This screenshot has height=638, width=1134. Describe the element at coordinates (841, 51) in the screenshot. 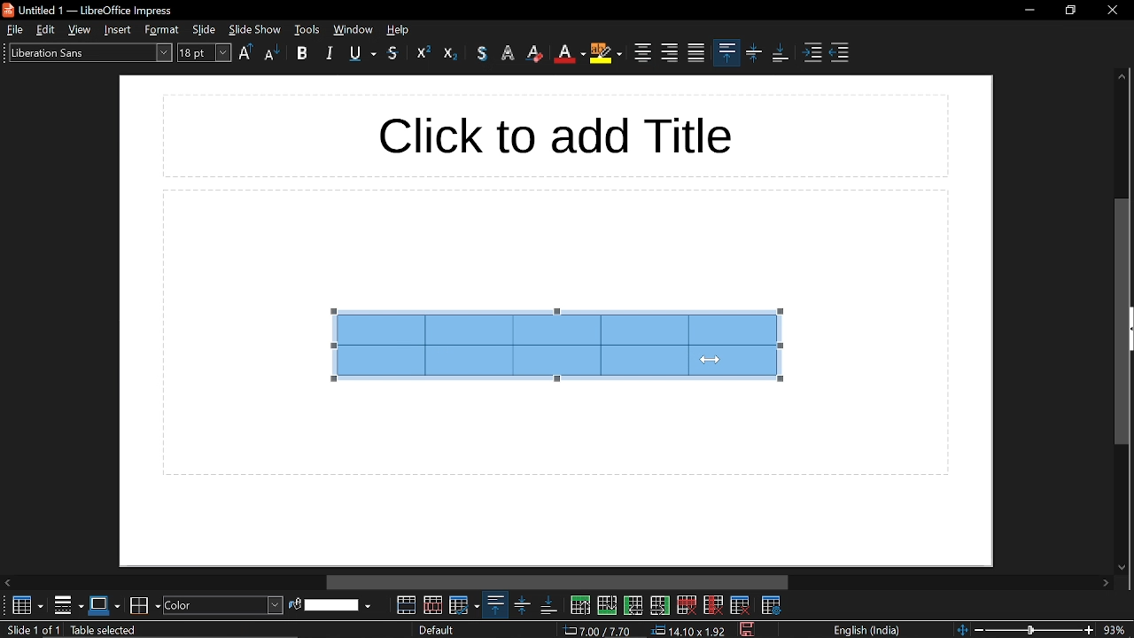

I see `decrease indent` at that location.